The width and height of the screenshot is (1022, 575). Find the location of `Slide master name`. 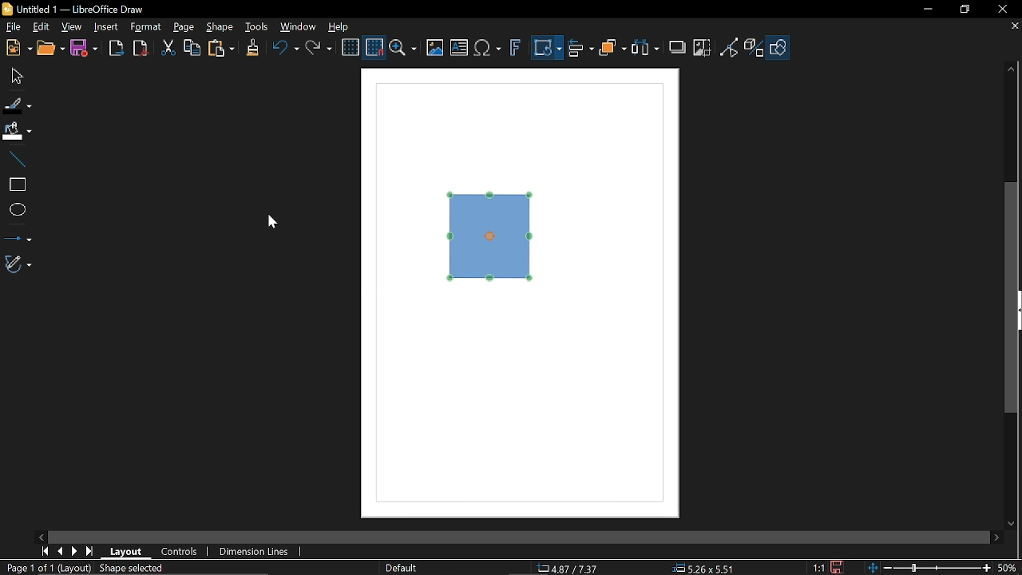

Slide master name is located at coordinates (402, 566).